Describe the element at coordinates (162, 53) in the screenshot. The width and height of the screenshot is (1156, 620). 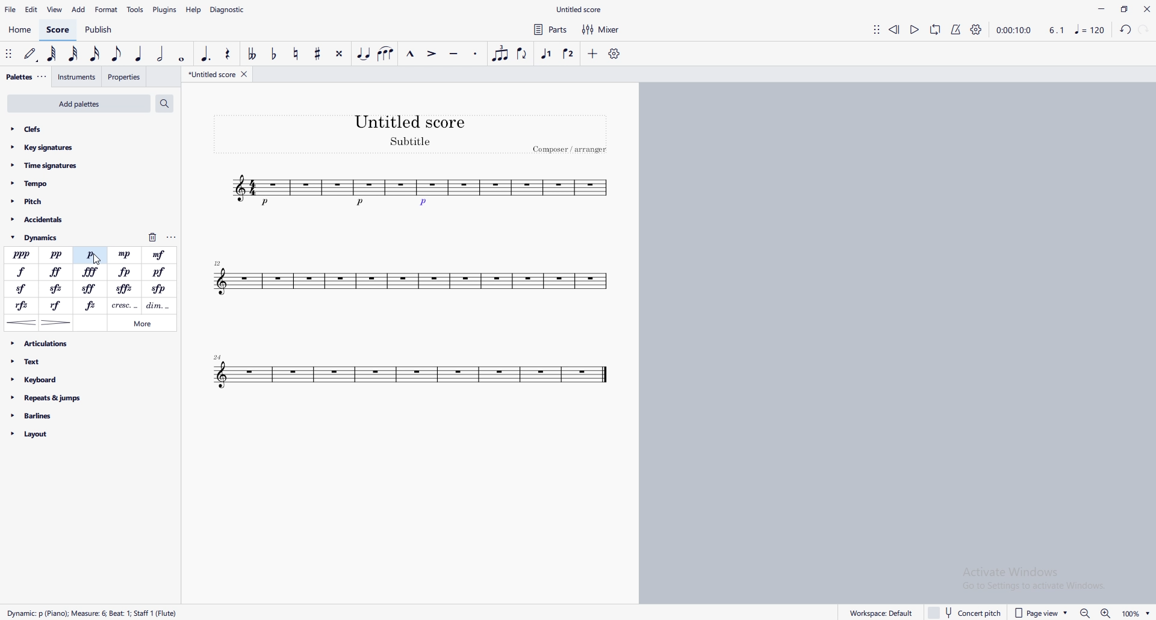
I see `half note` at that location.